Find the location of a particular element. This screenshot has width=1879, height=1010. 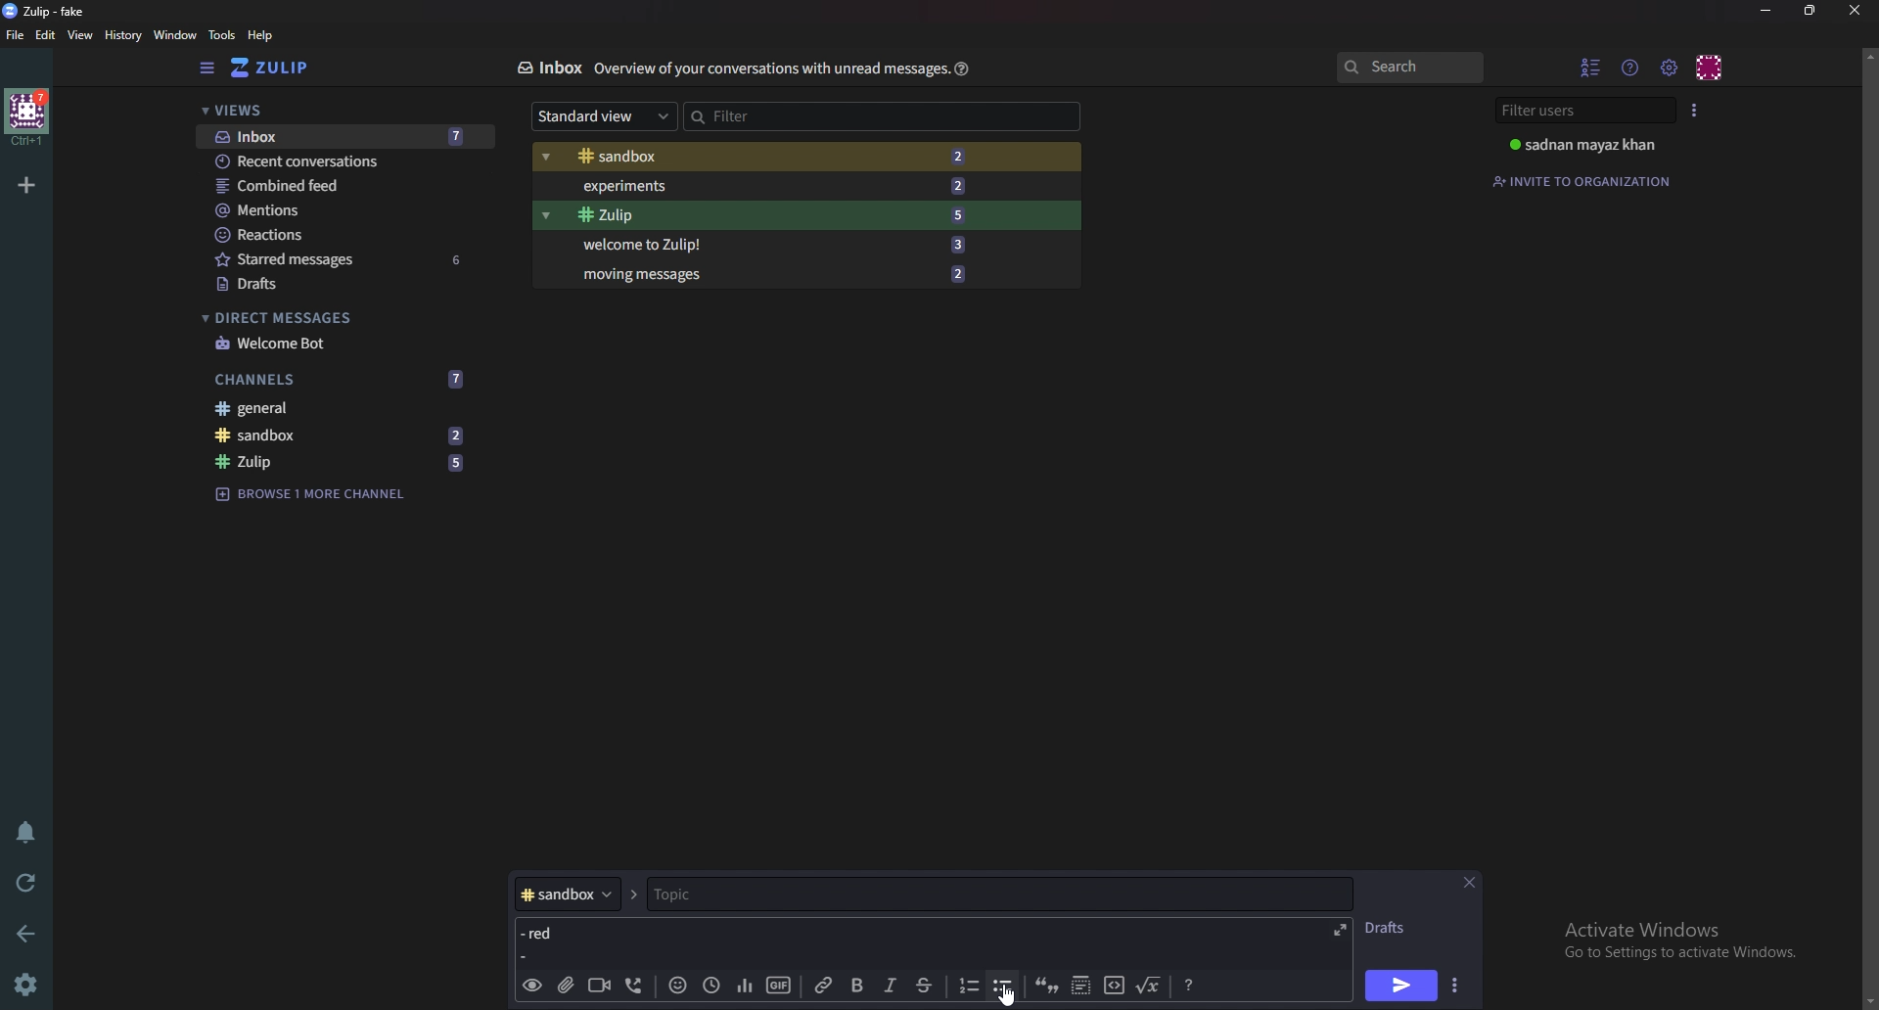

Window is located at coordinates (178, 35).